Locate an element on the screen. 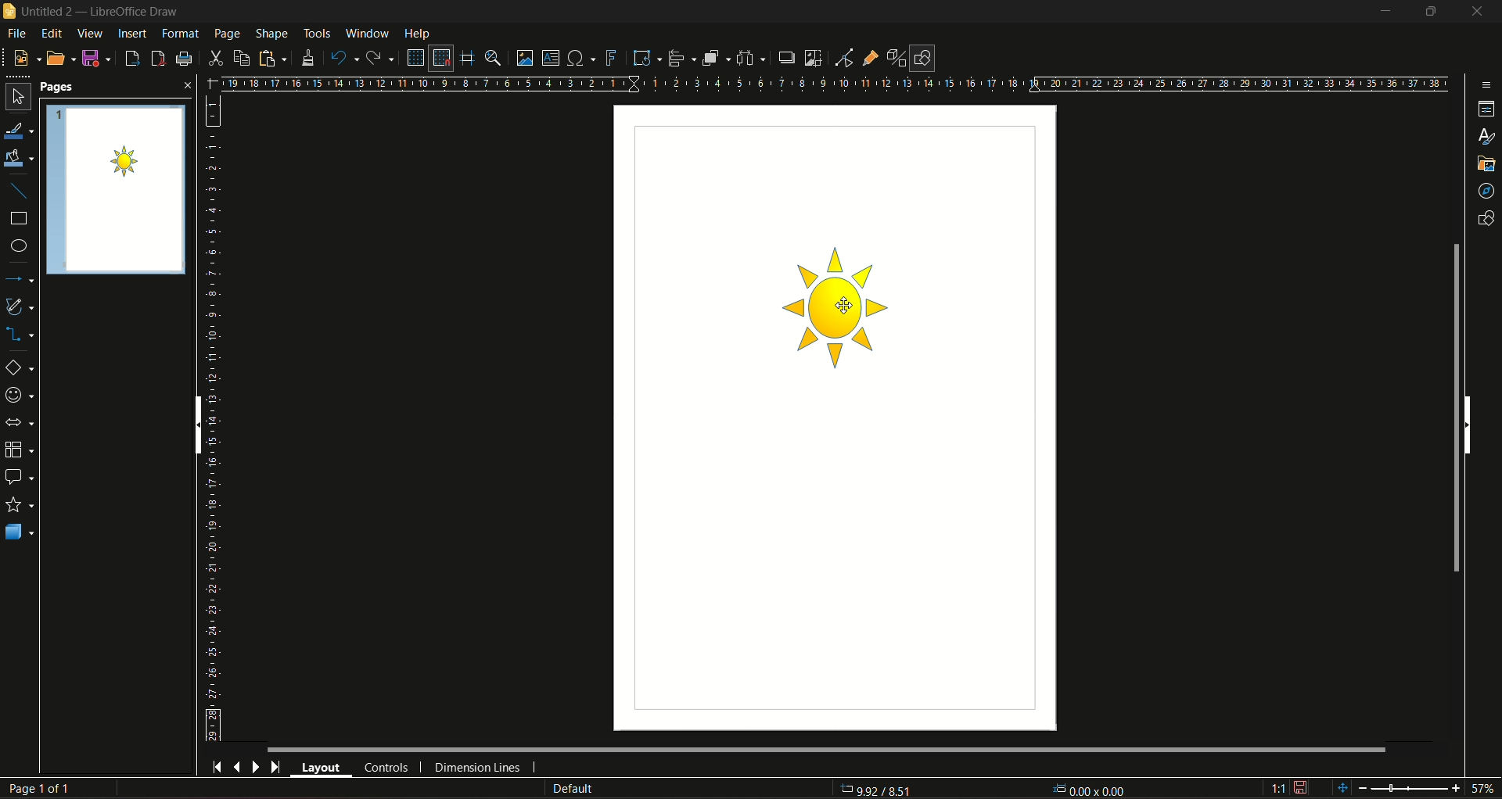  logo and title is located at coordinates (94, 11).